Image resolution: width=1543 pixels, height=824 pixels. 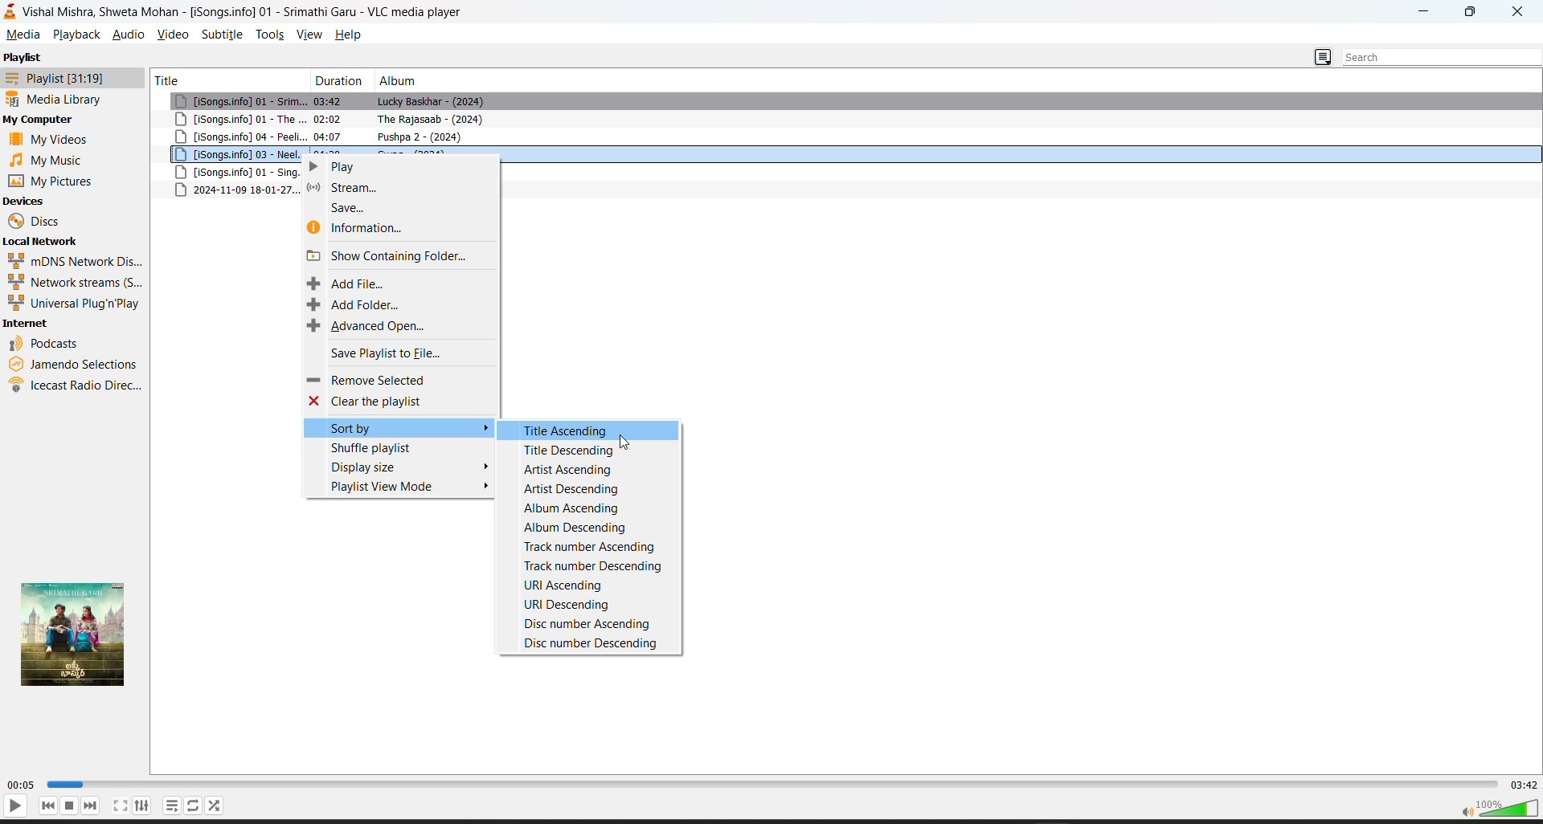 I want to click on total track time, so click(x=1523, y=784).